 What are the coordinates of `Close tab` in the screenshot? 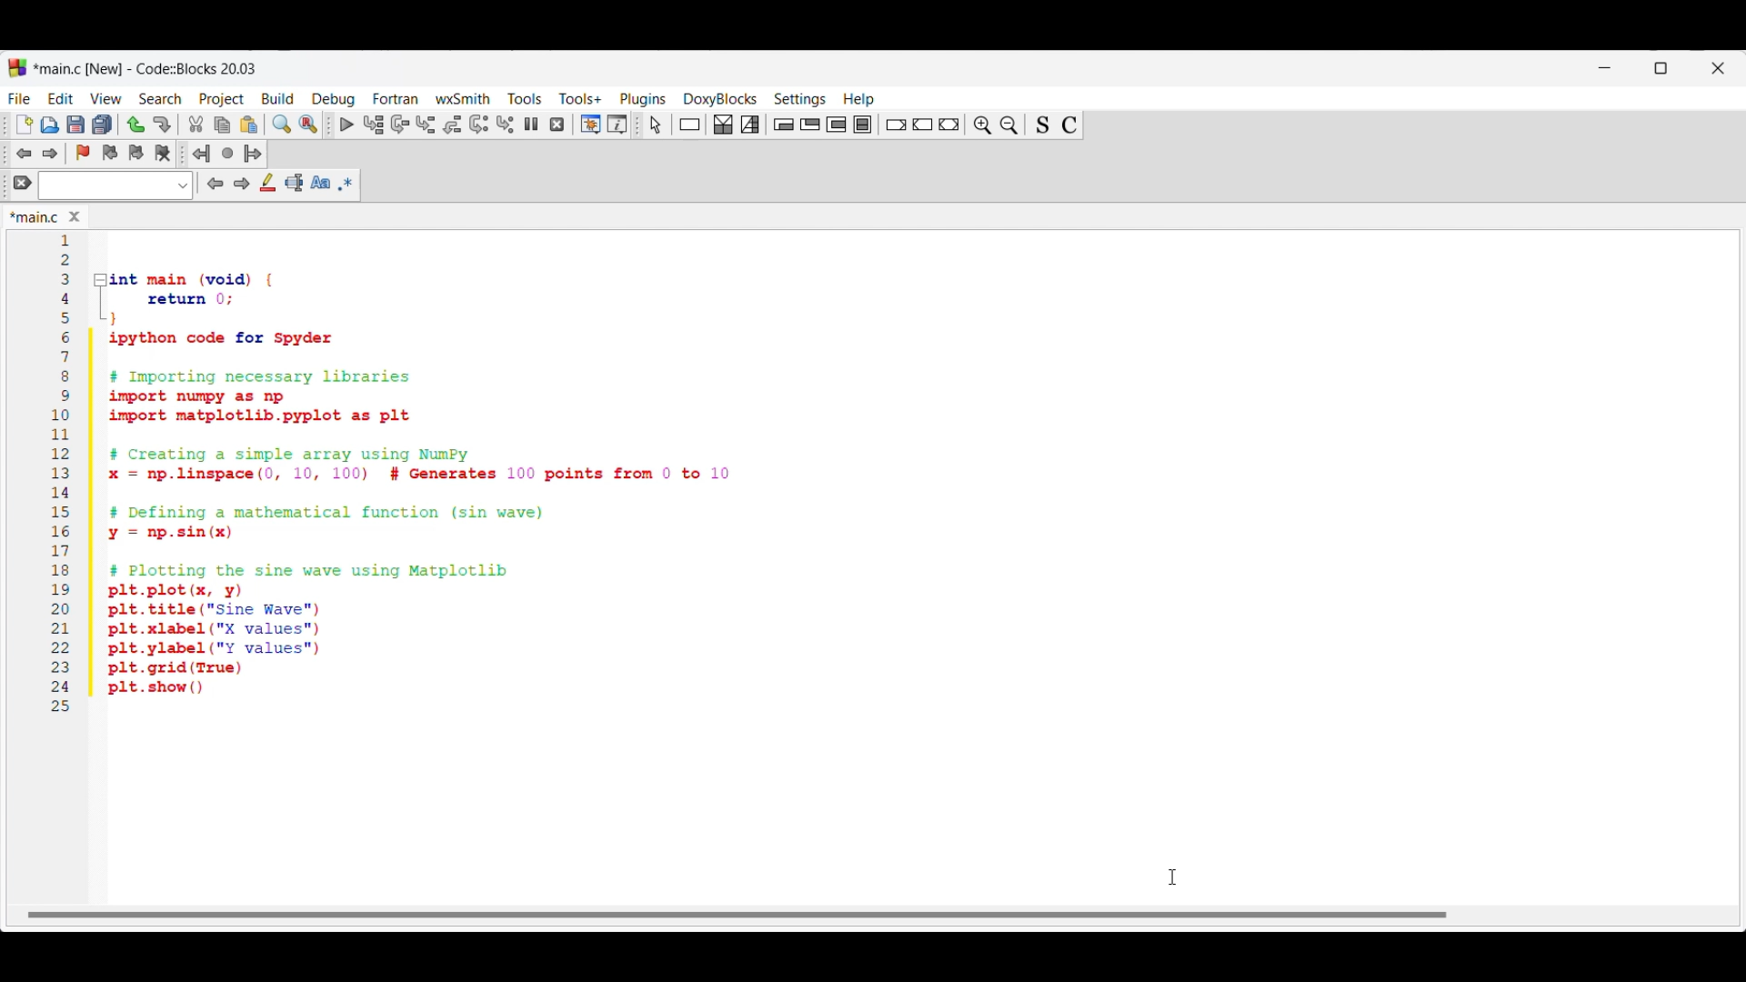 It's located at (75, 216).